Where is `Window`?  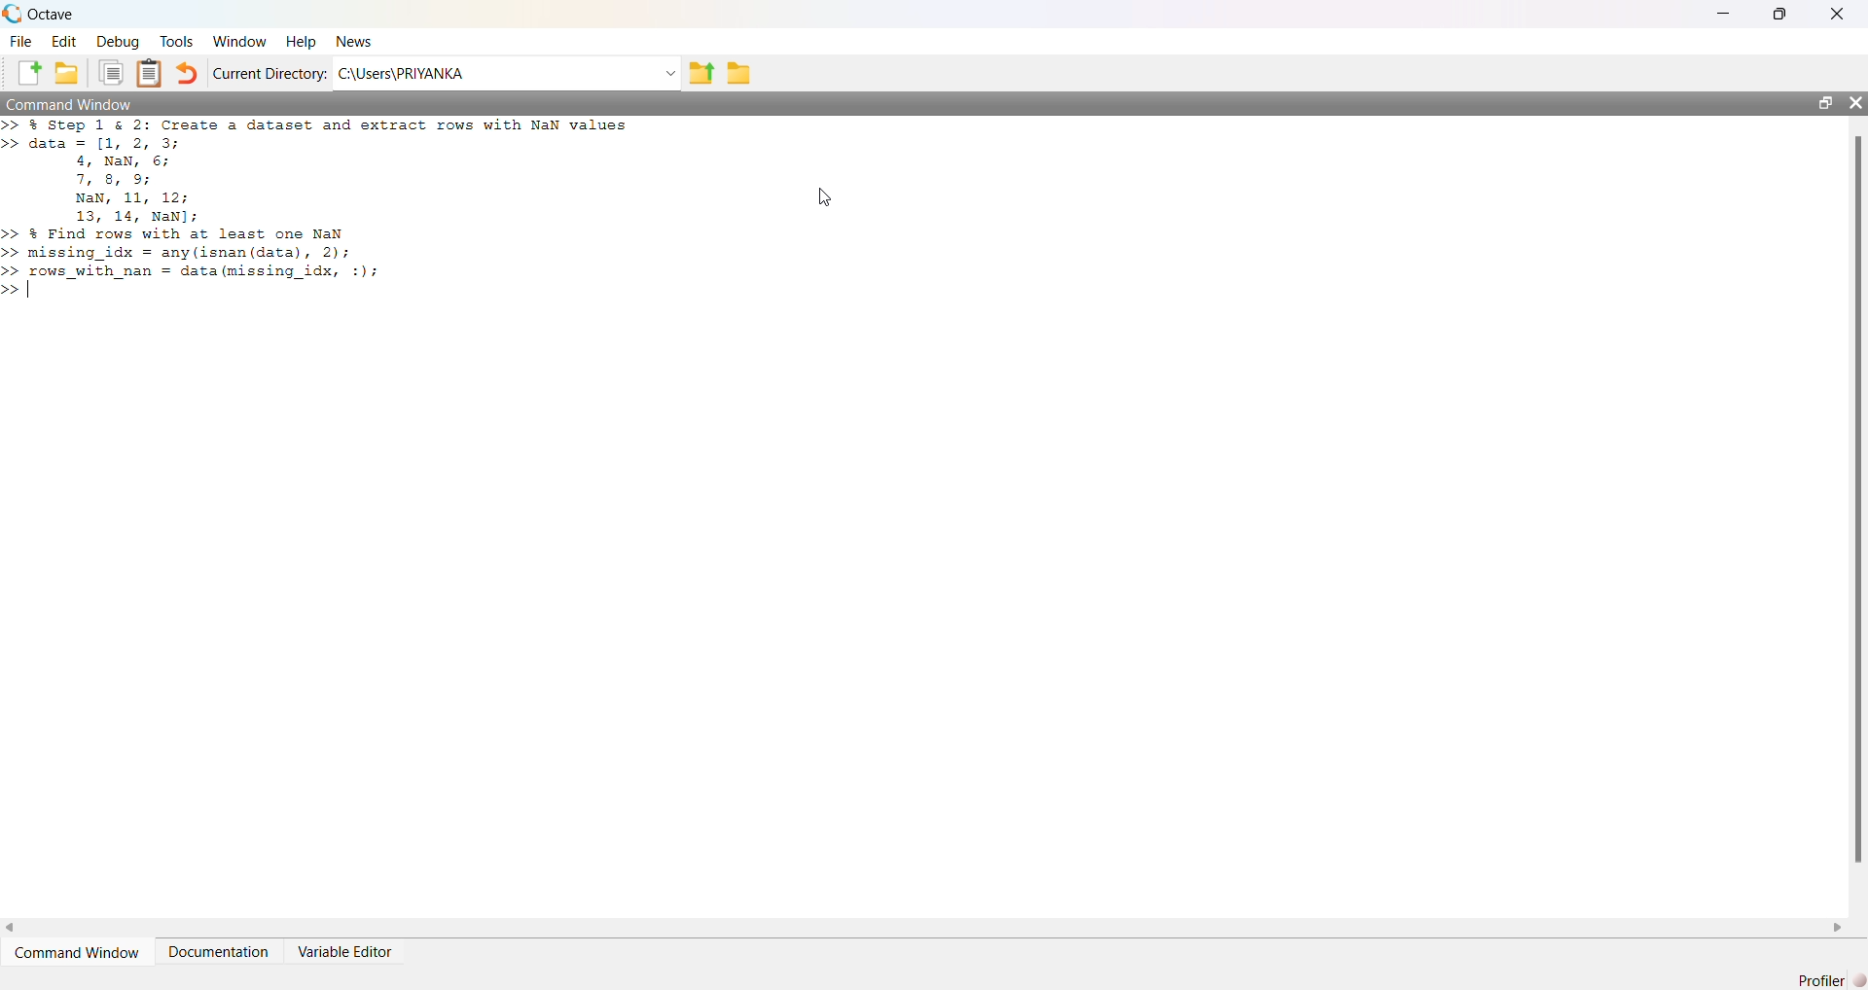 Window is located at coordinates (241, 42).